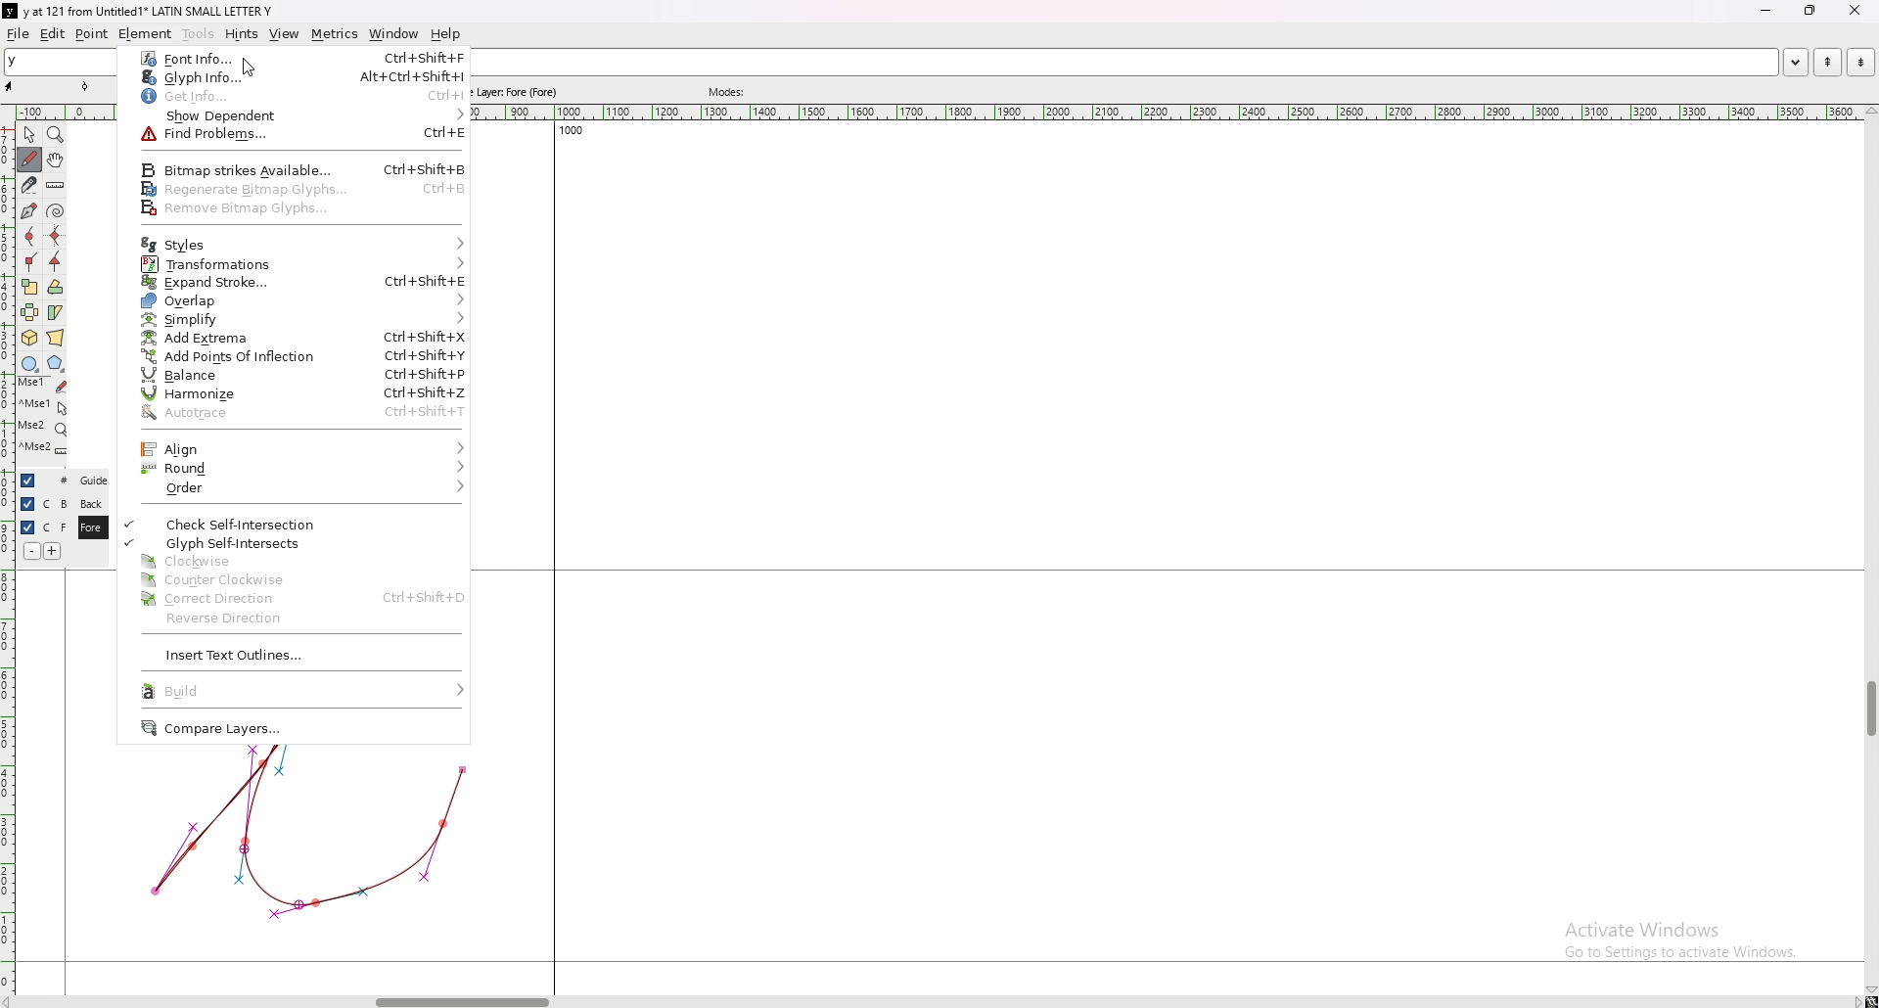  What do you see at coordinates (462, 997) in the screenshot?
I see `scroll bar horizontal` at bounding box center [462, 997].